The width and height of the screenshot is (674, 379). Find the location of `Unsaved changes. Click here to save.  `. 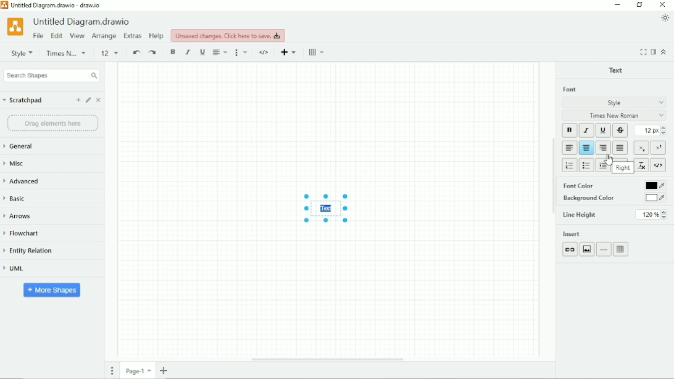

Unsaved changes. Click here to save.   is located at coordinates (228, 35).